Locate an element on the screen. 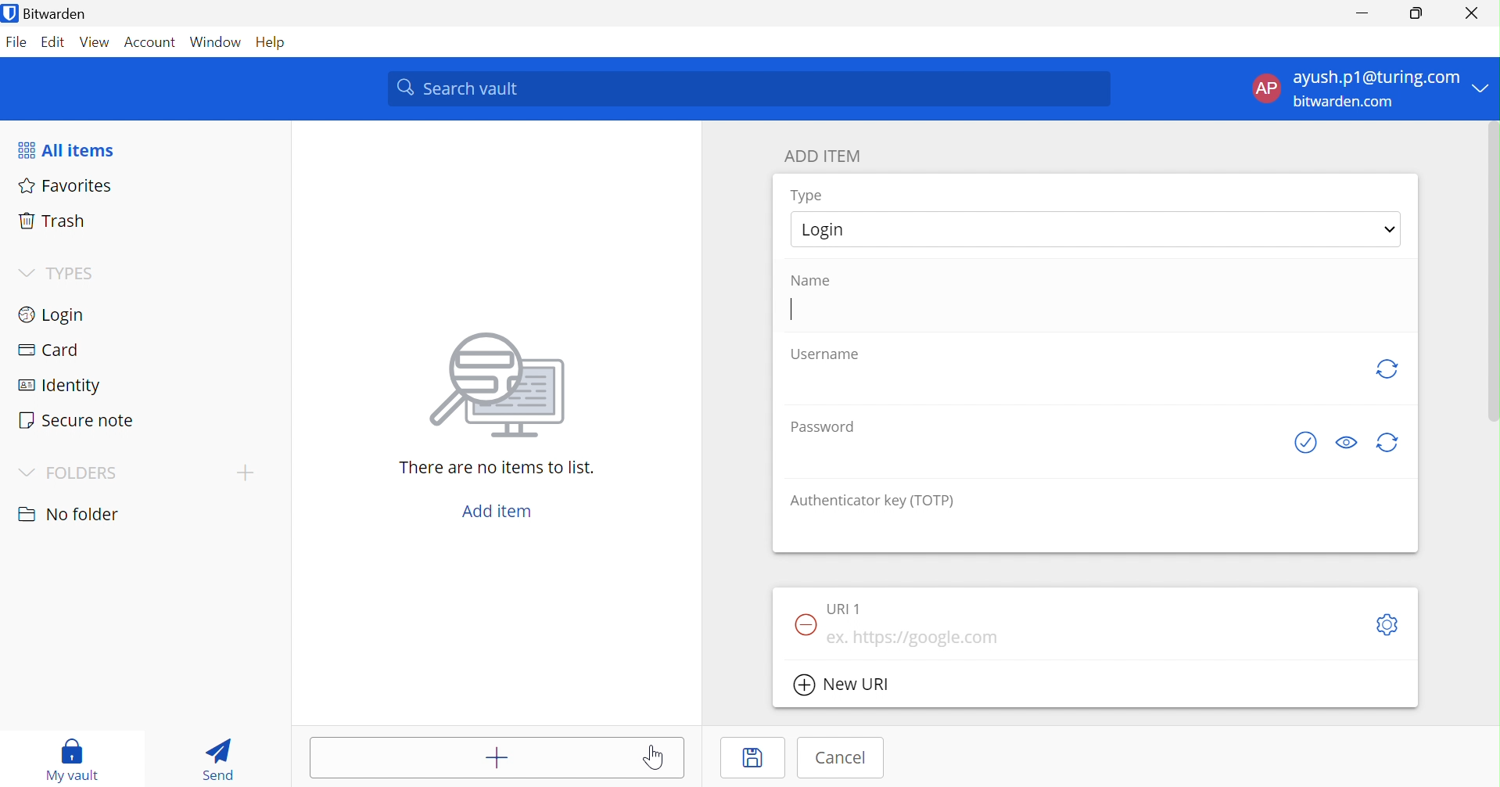  Close is located at coordinates (1474, 13).